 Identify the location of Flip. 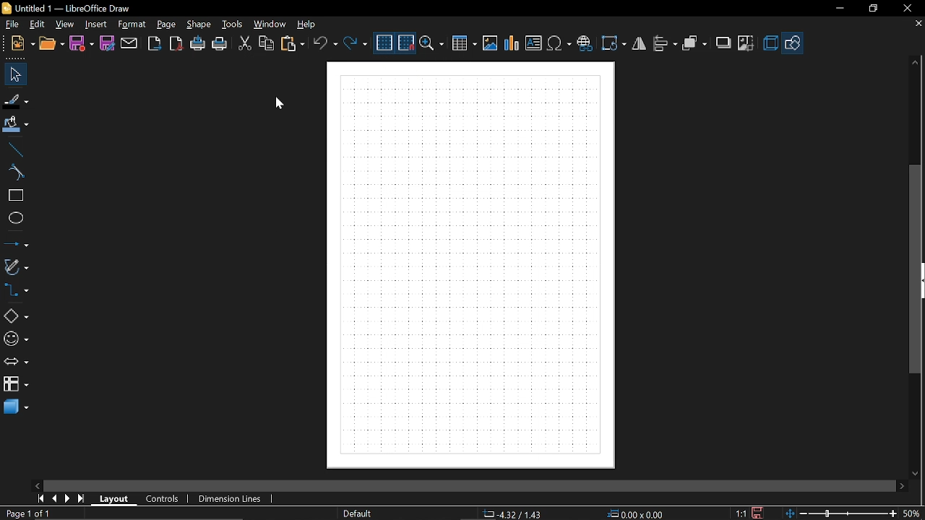
(640, 44).